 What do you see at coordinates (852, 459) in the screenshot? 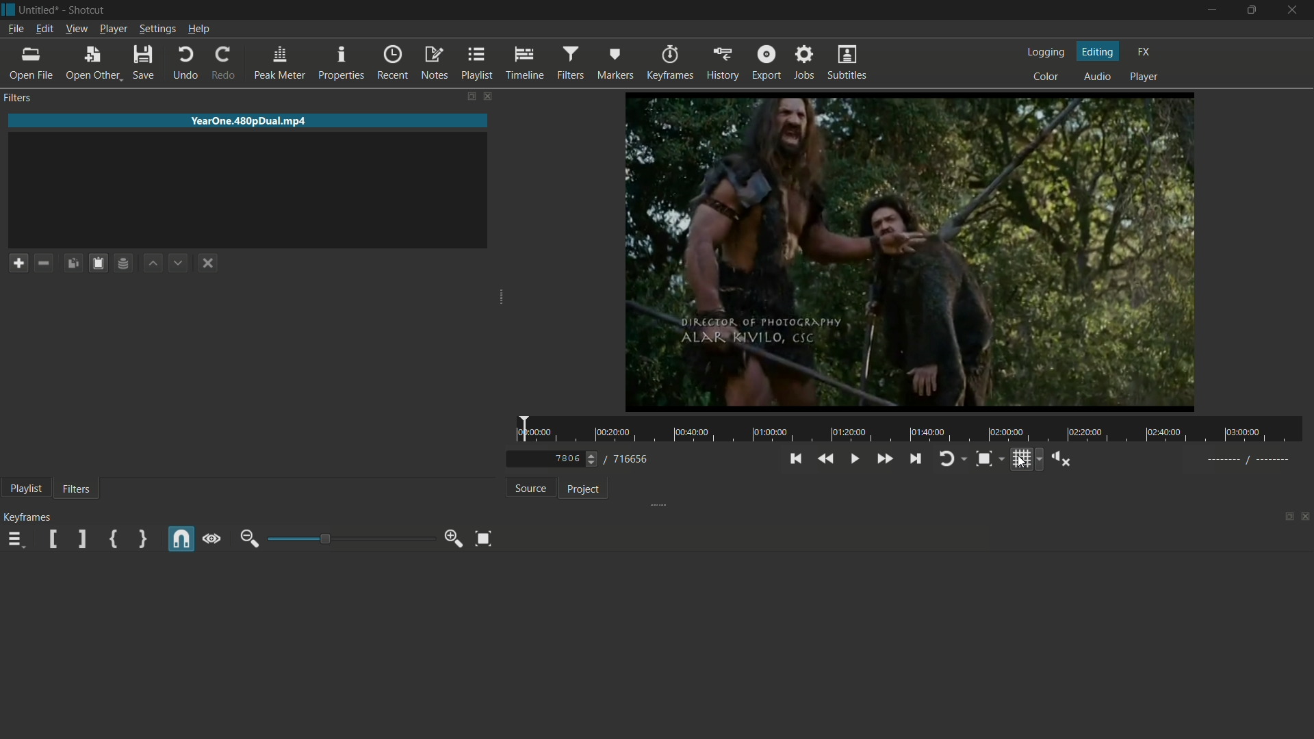
I see `toggle play or pause` at bounding box center [852, 459].